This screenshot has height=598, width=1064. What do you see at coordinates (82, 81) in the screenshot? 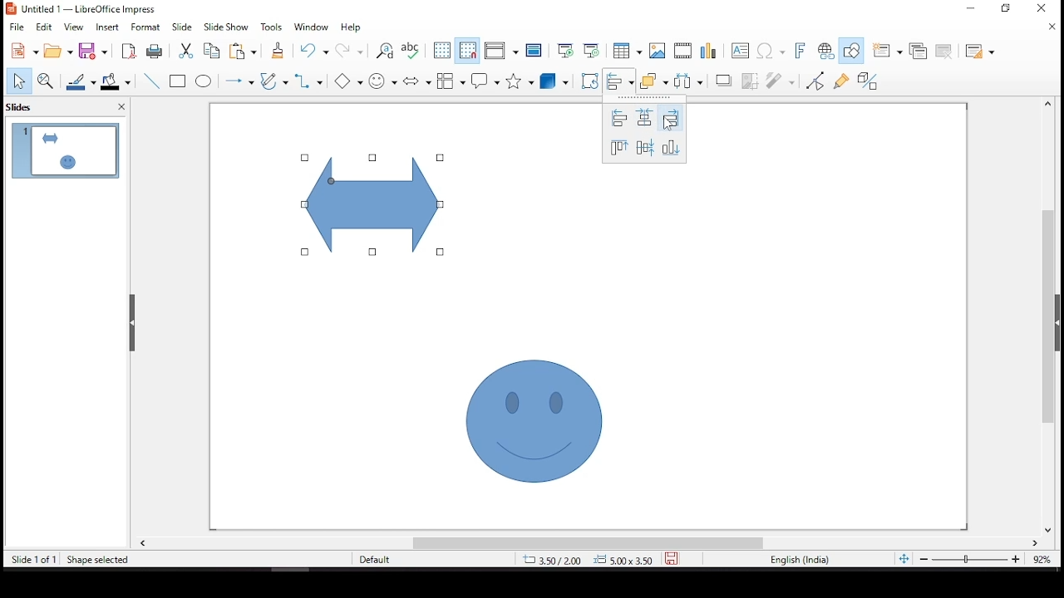
I see `line color` at bounding box center [82, 81].